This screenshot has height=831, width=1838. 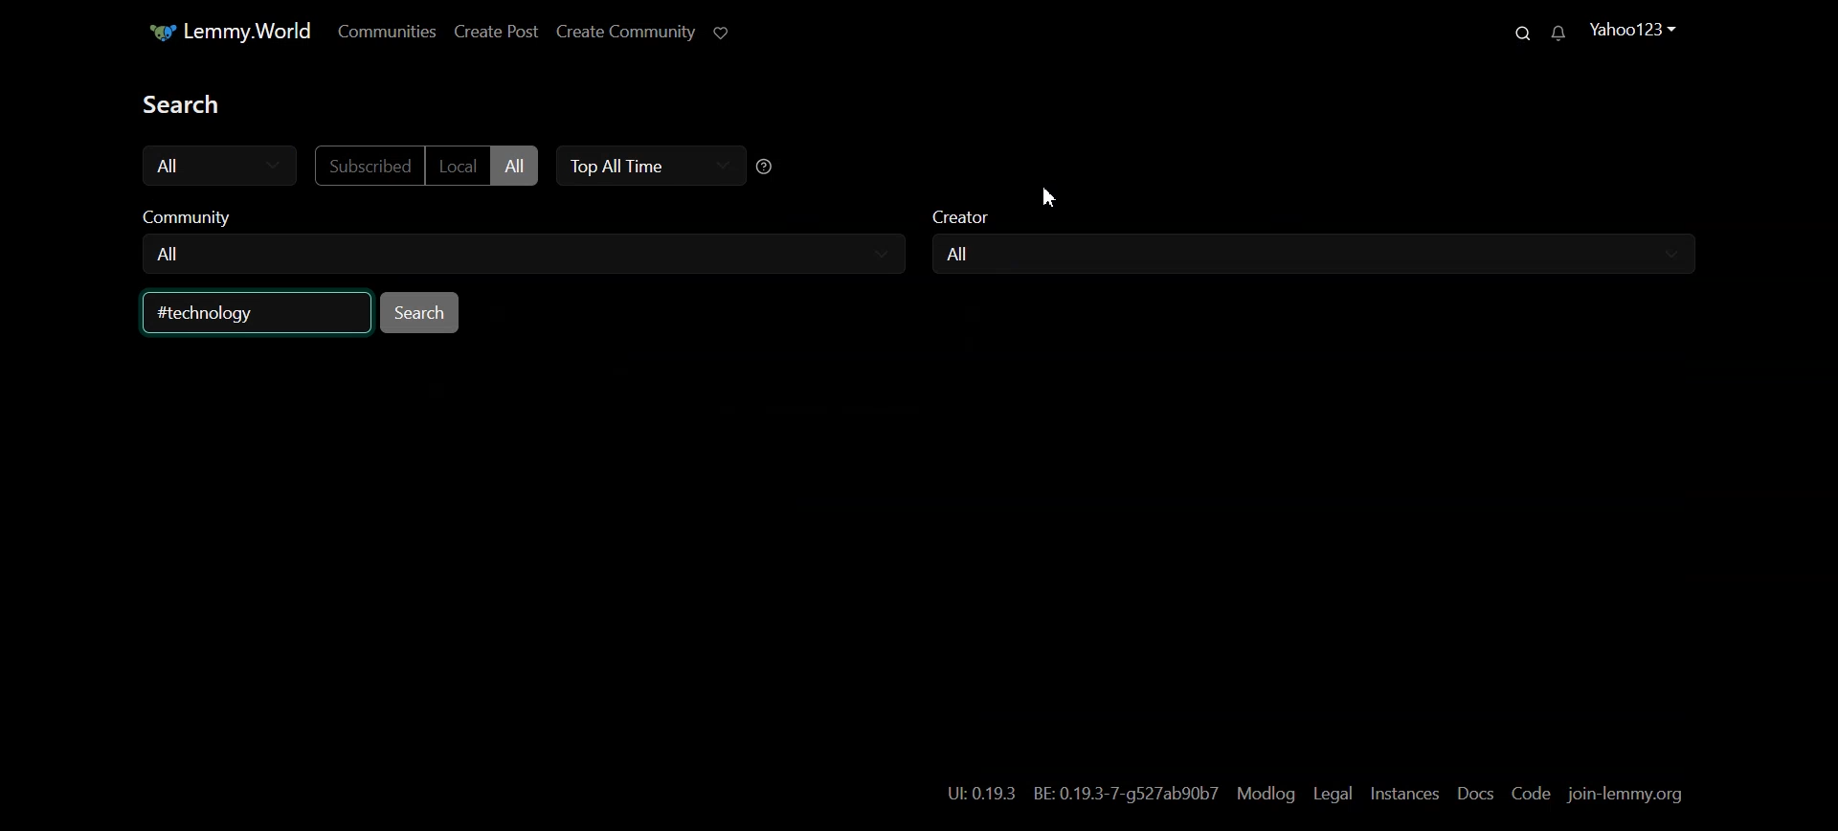 What do you see at coordinates (495, 33) in the screenshot?
I see `Create Post` at bounding box center [495, 33].